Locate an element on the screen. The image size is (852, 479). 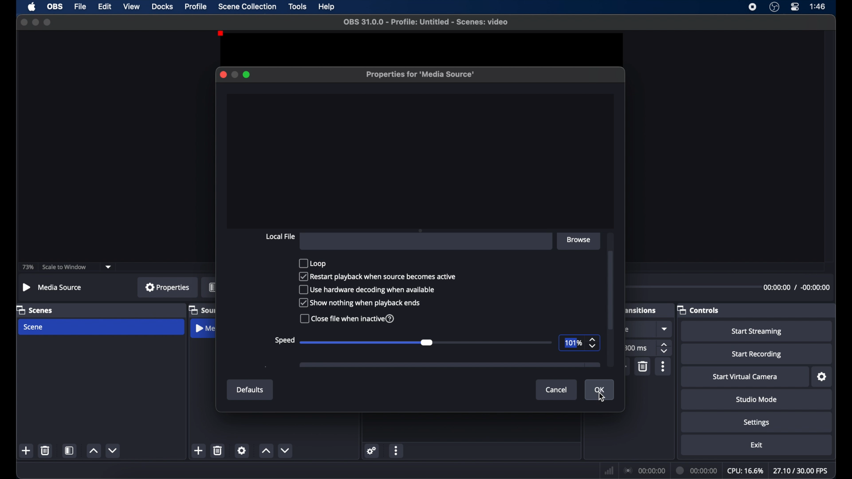
minimize is located at coordinates (234, 75).